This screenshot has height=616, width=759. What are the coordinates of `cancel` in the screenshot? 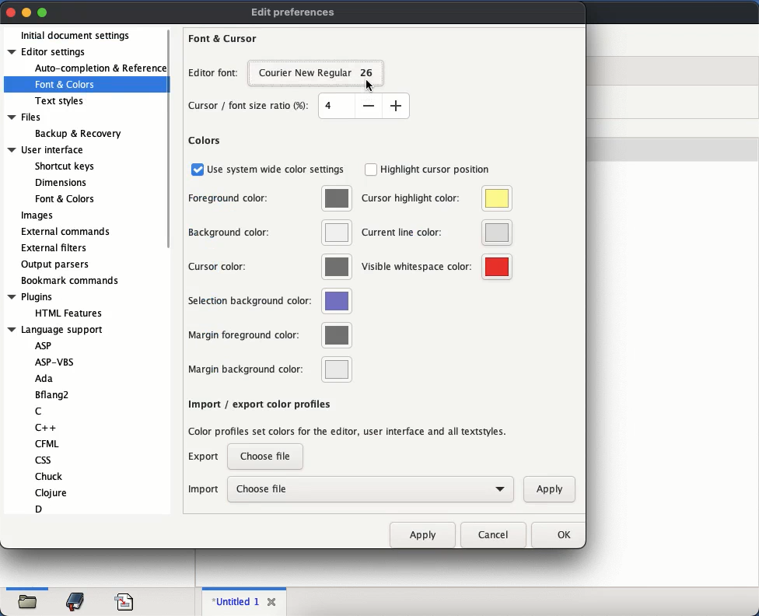 It's located at (496, 537).